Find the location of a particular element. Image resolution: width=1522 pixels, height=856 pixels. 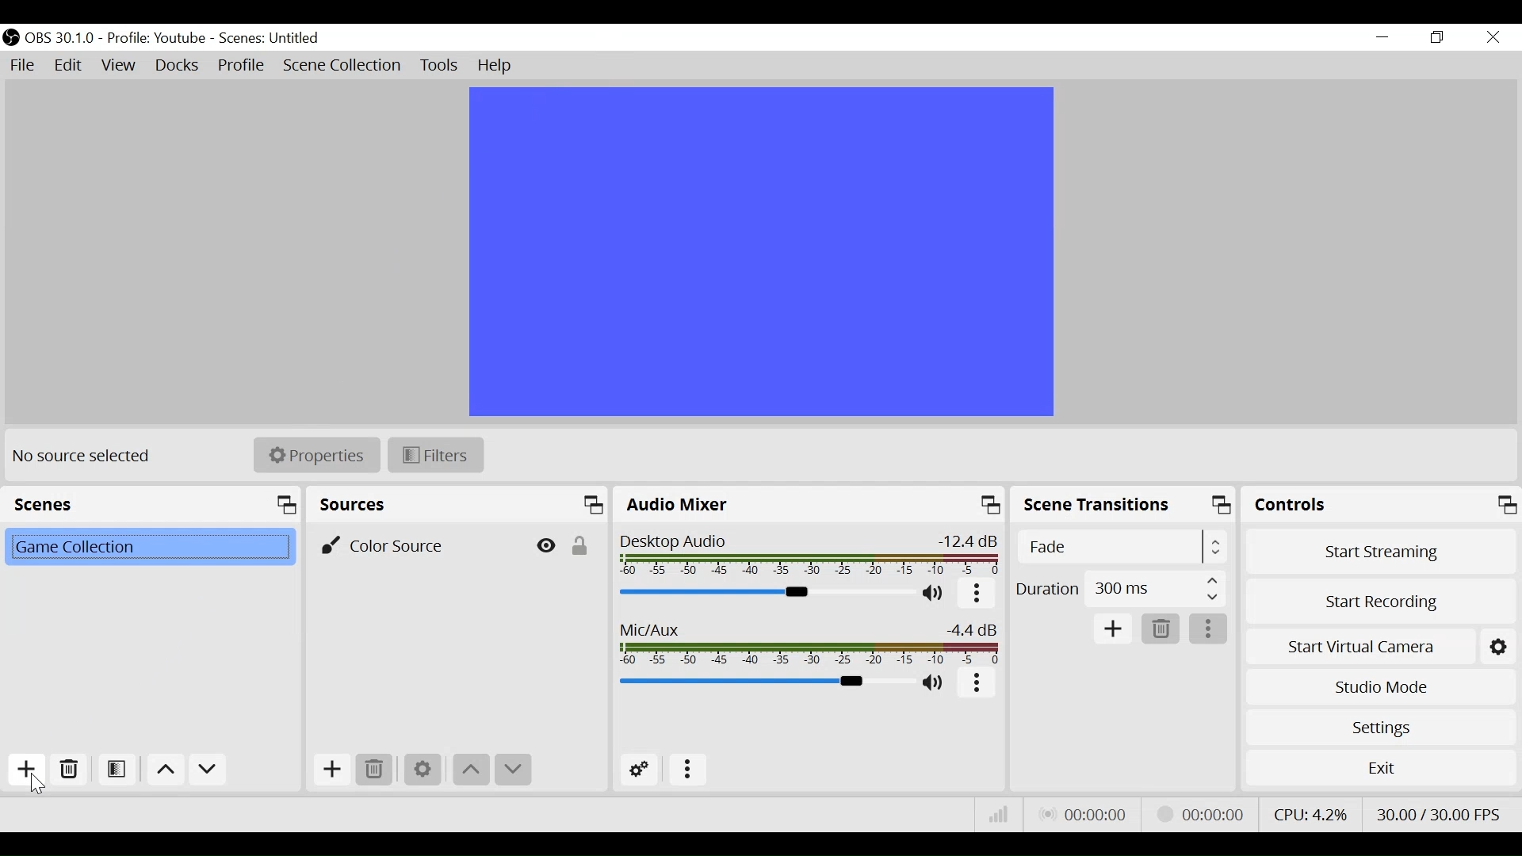

Settings is located at coordinates (1380, 727).